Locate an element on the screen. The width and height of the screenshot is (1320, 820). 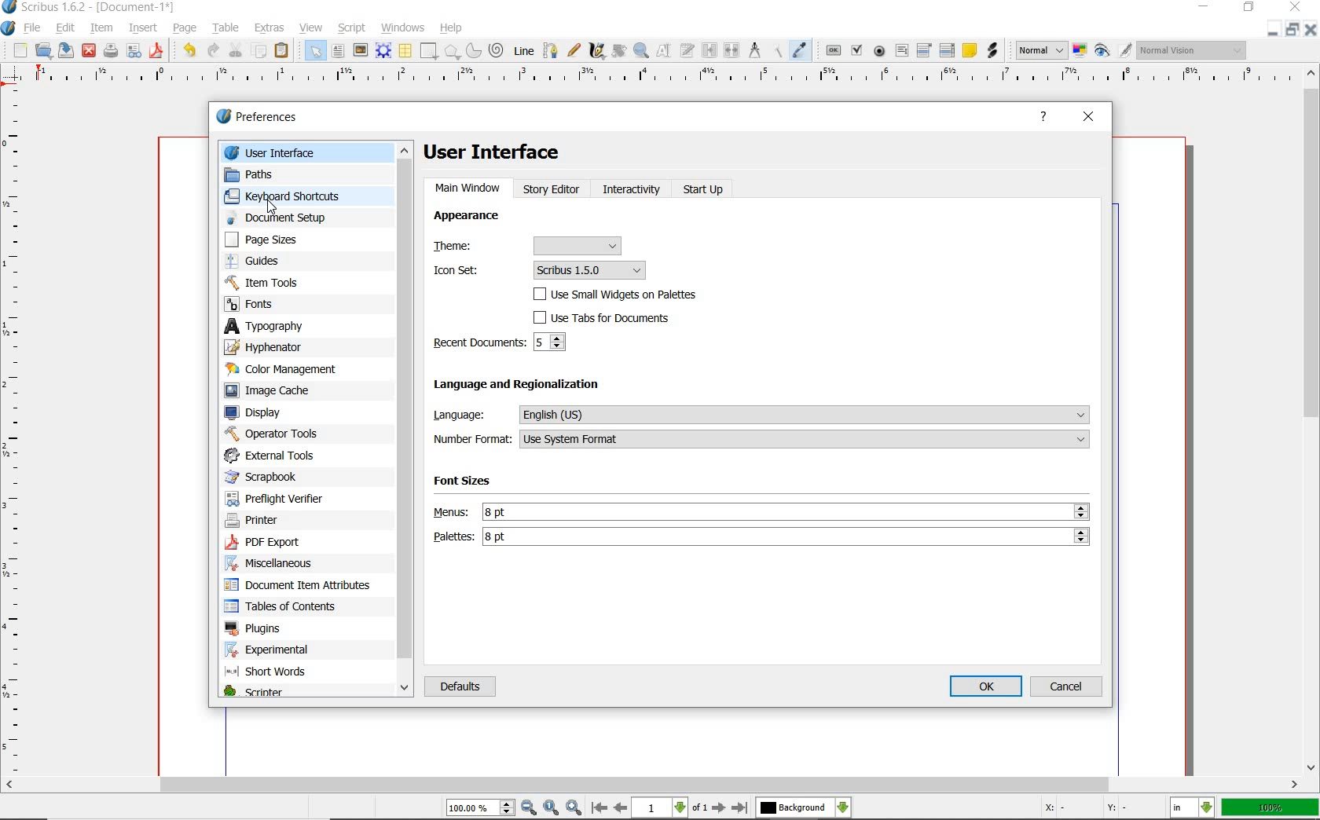
preferences is located at coordinates (262, 117).